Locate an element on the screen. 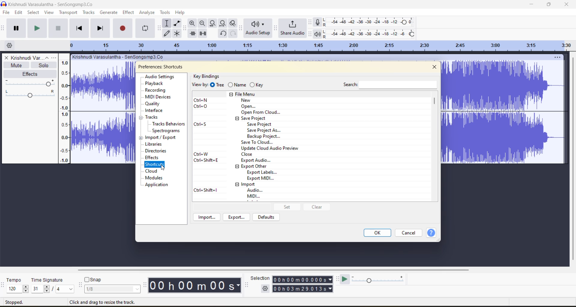 The width and height of the screenshot is (576, 307). track setting is located at coordinates (557, 57).